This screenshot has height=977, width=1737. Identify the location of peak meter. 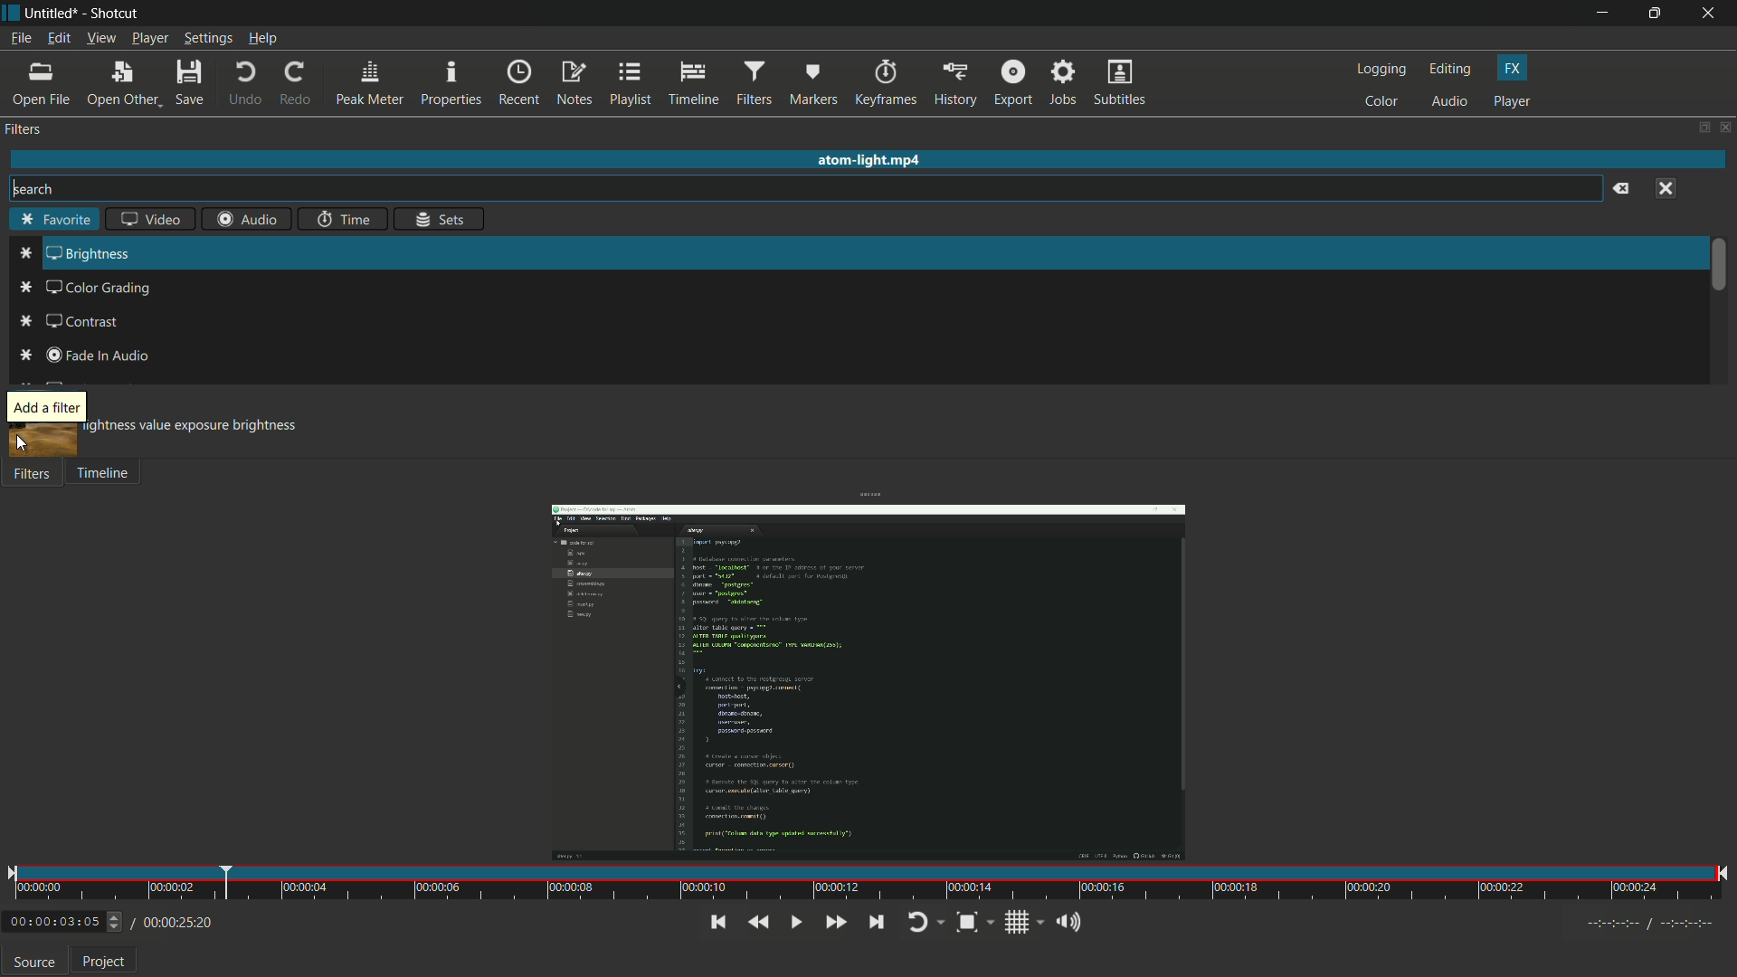
(370, 83).